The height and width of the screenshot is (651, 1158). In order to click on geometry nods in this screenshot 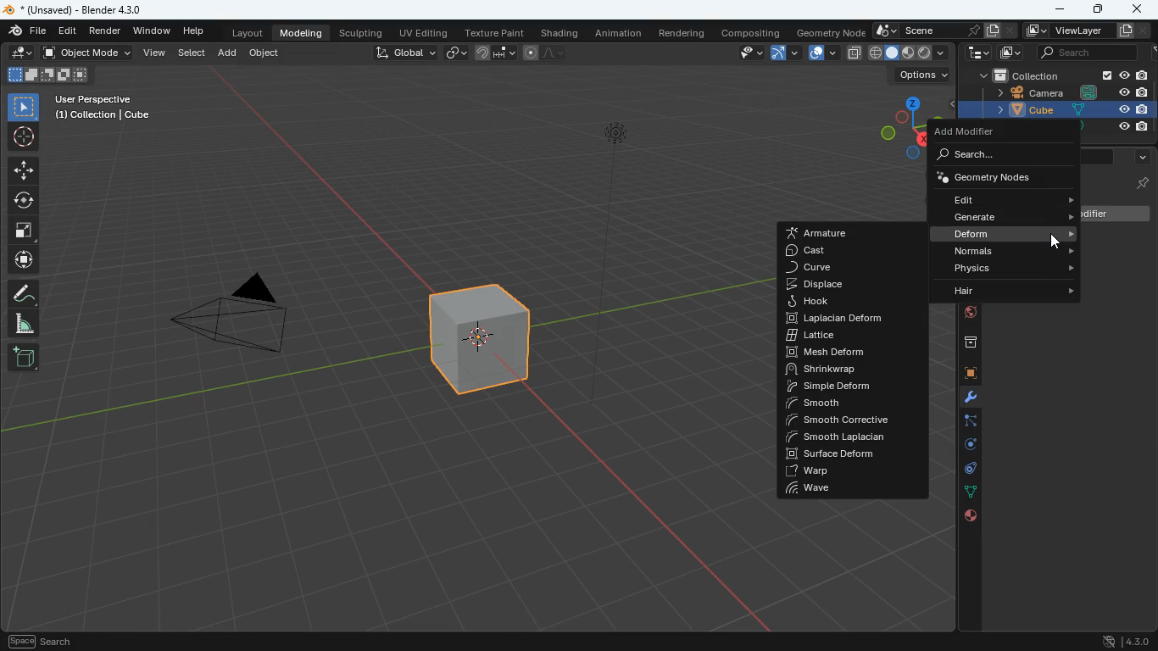, I will do `click(1002, 178)`.